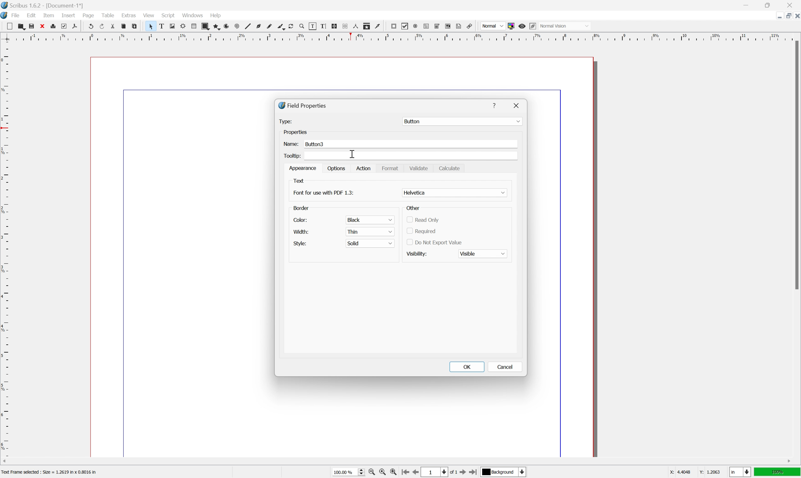 The image size is (801, 478). I want to click on text annotation, so click(459, 26).